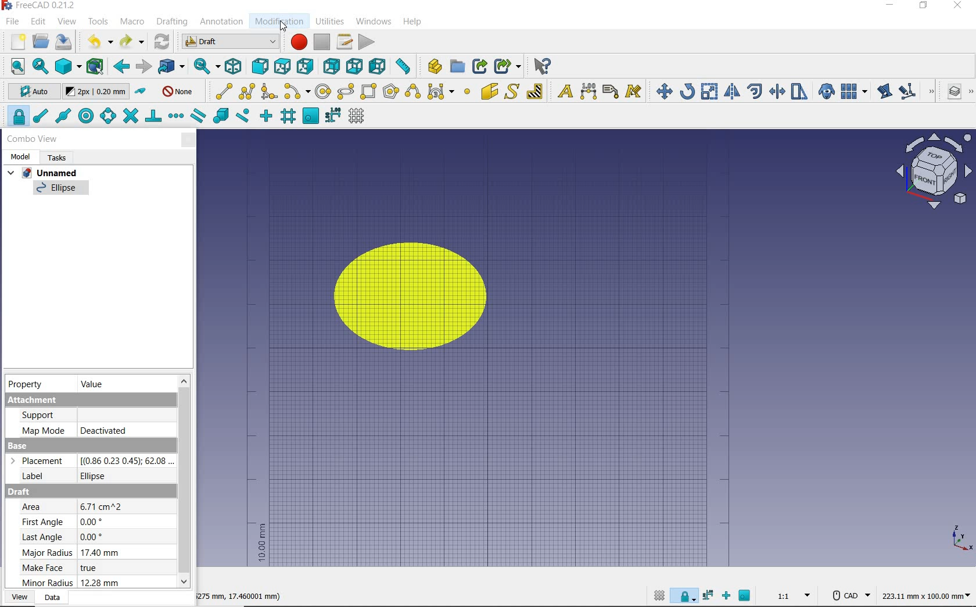 Image resolution: width=976 pixels, height=607 pixels. What do you see at coordinates (412, 91) in the screenshot?
I see `b-spline` at bounding box center [412, 91].